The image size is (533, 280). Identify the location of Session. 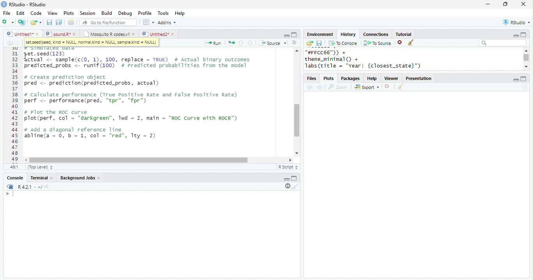
(87, 13).